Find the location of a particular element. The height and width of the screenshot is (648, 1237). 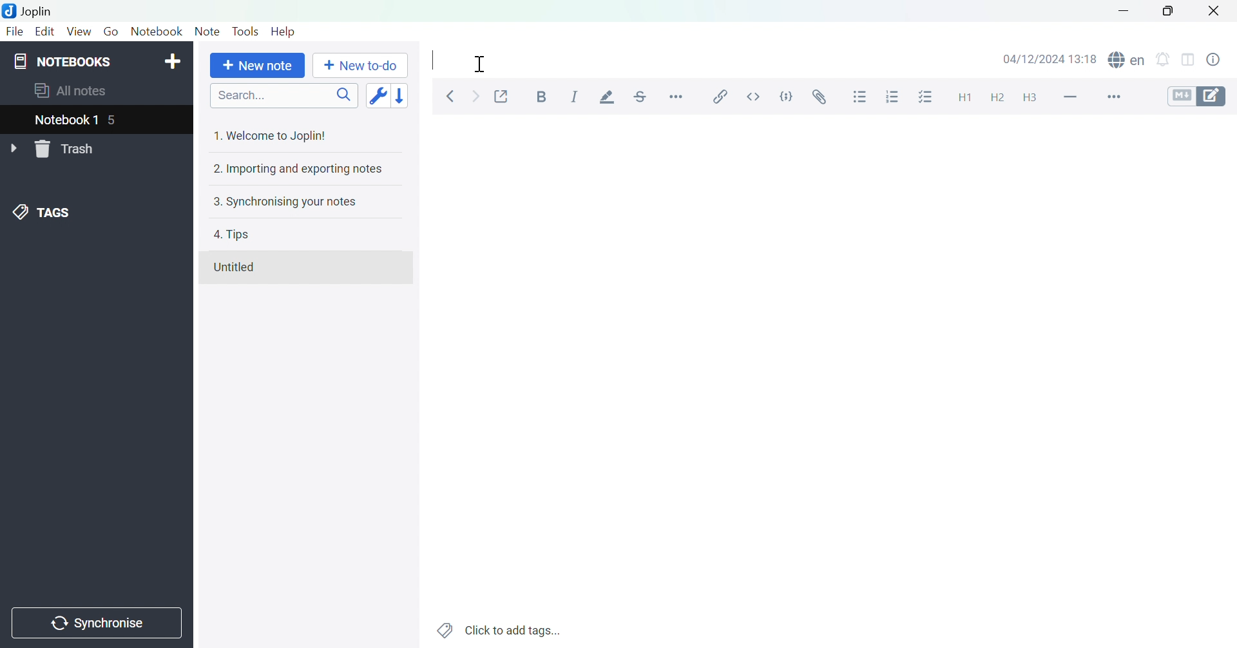

Toggle editor layout is located at coordinates (1188, 62).